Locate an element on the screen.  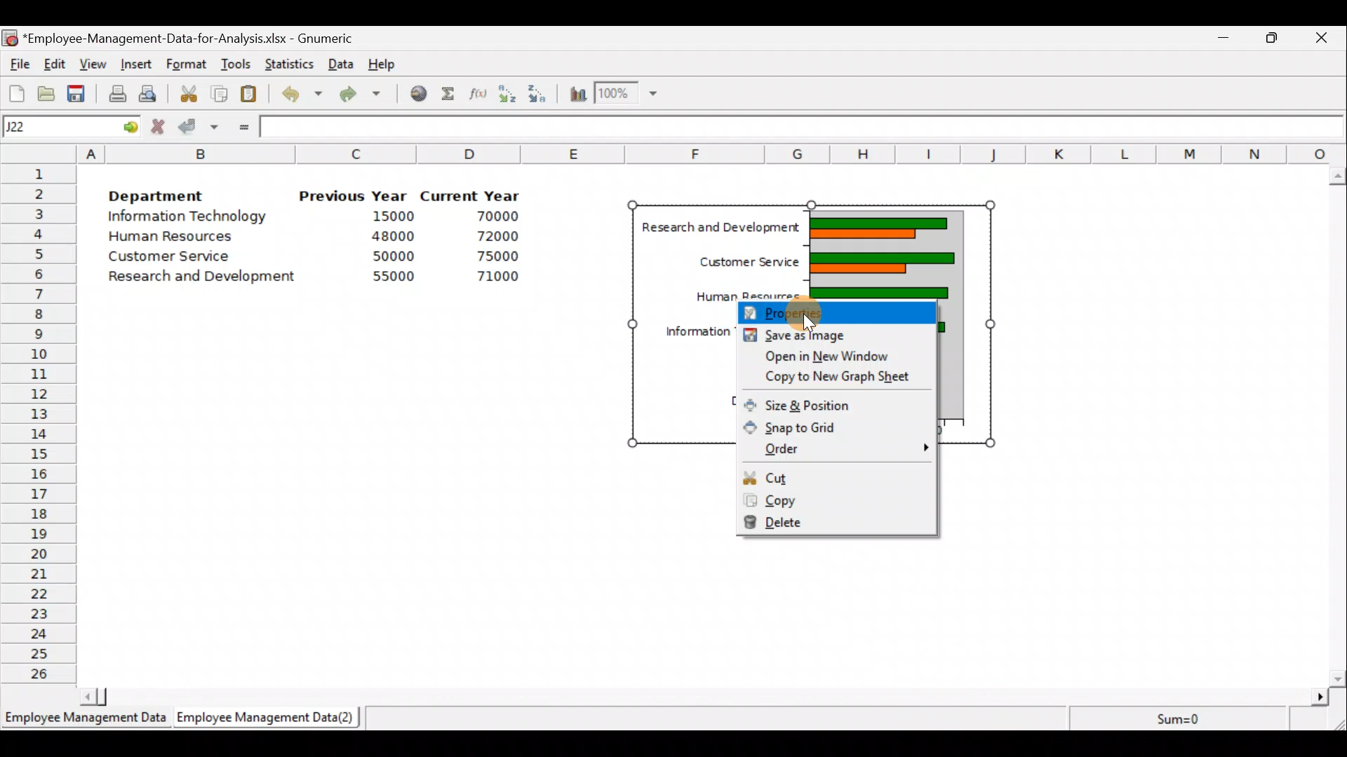
Rows is located at coordinates (39, 425).